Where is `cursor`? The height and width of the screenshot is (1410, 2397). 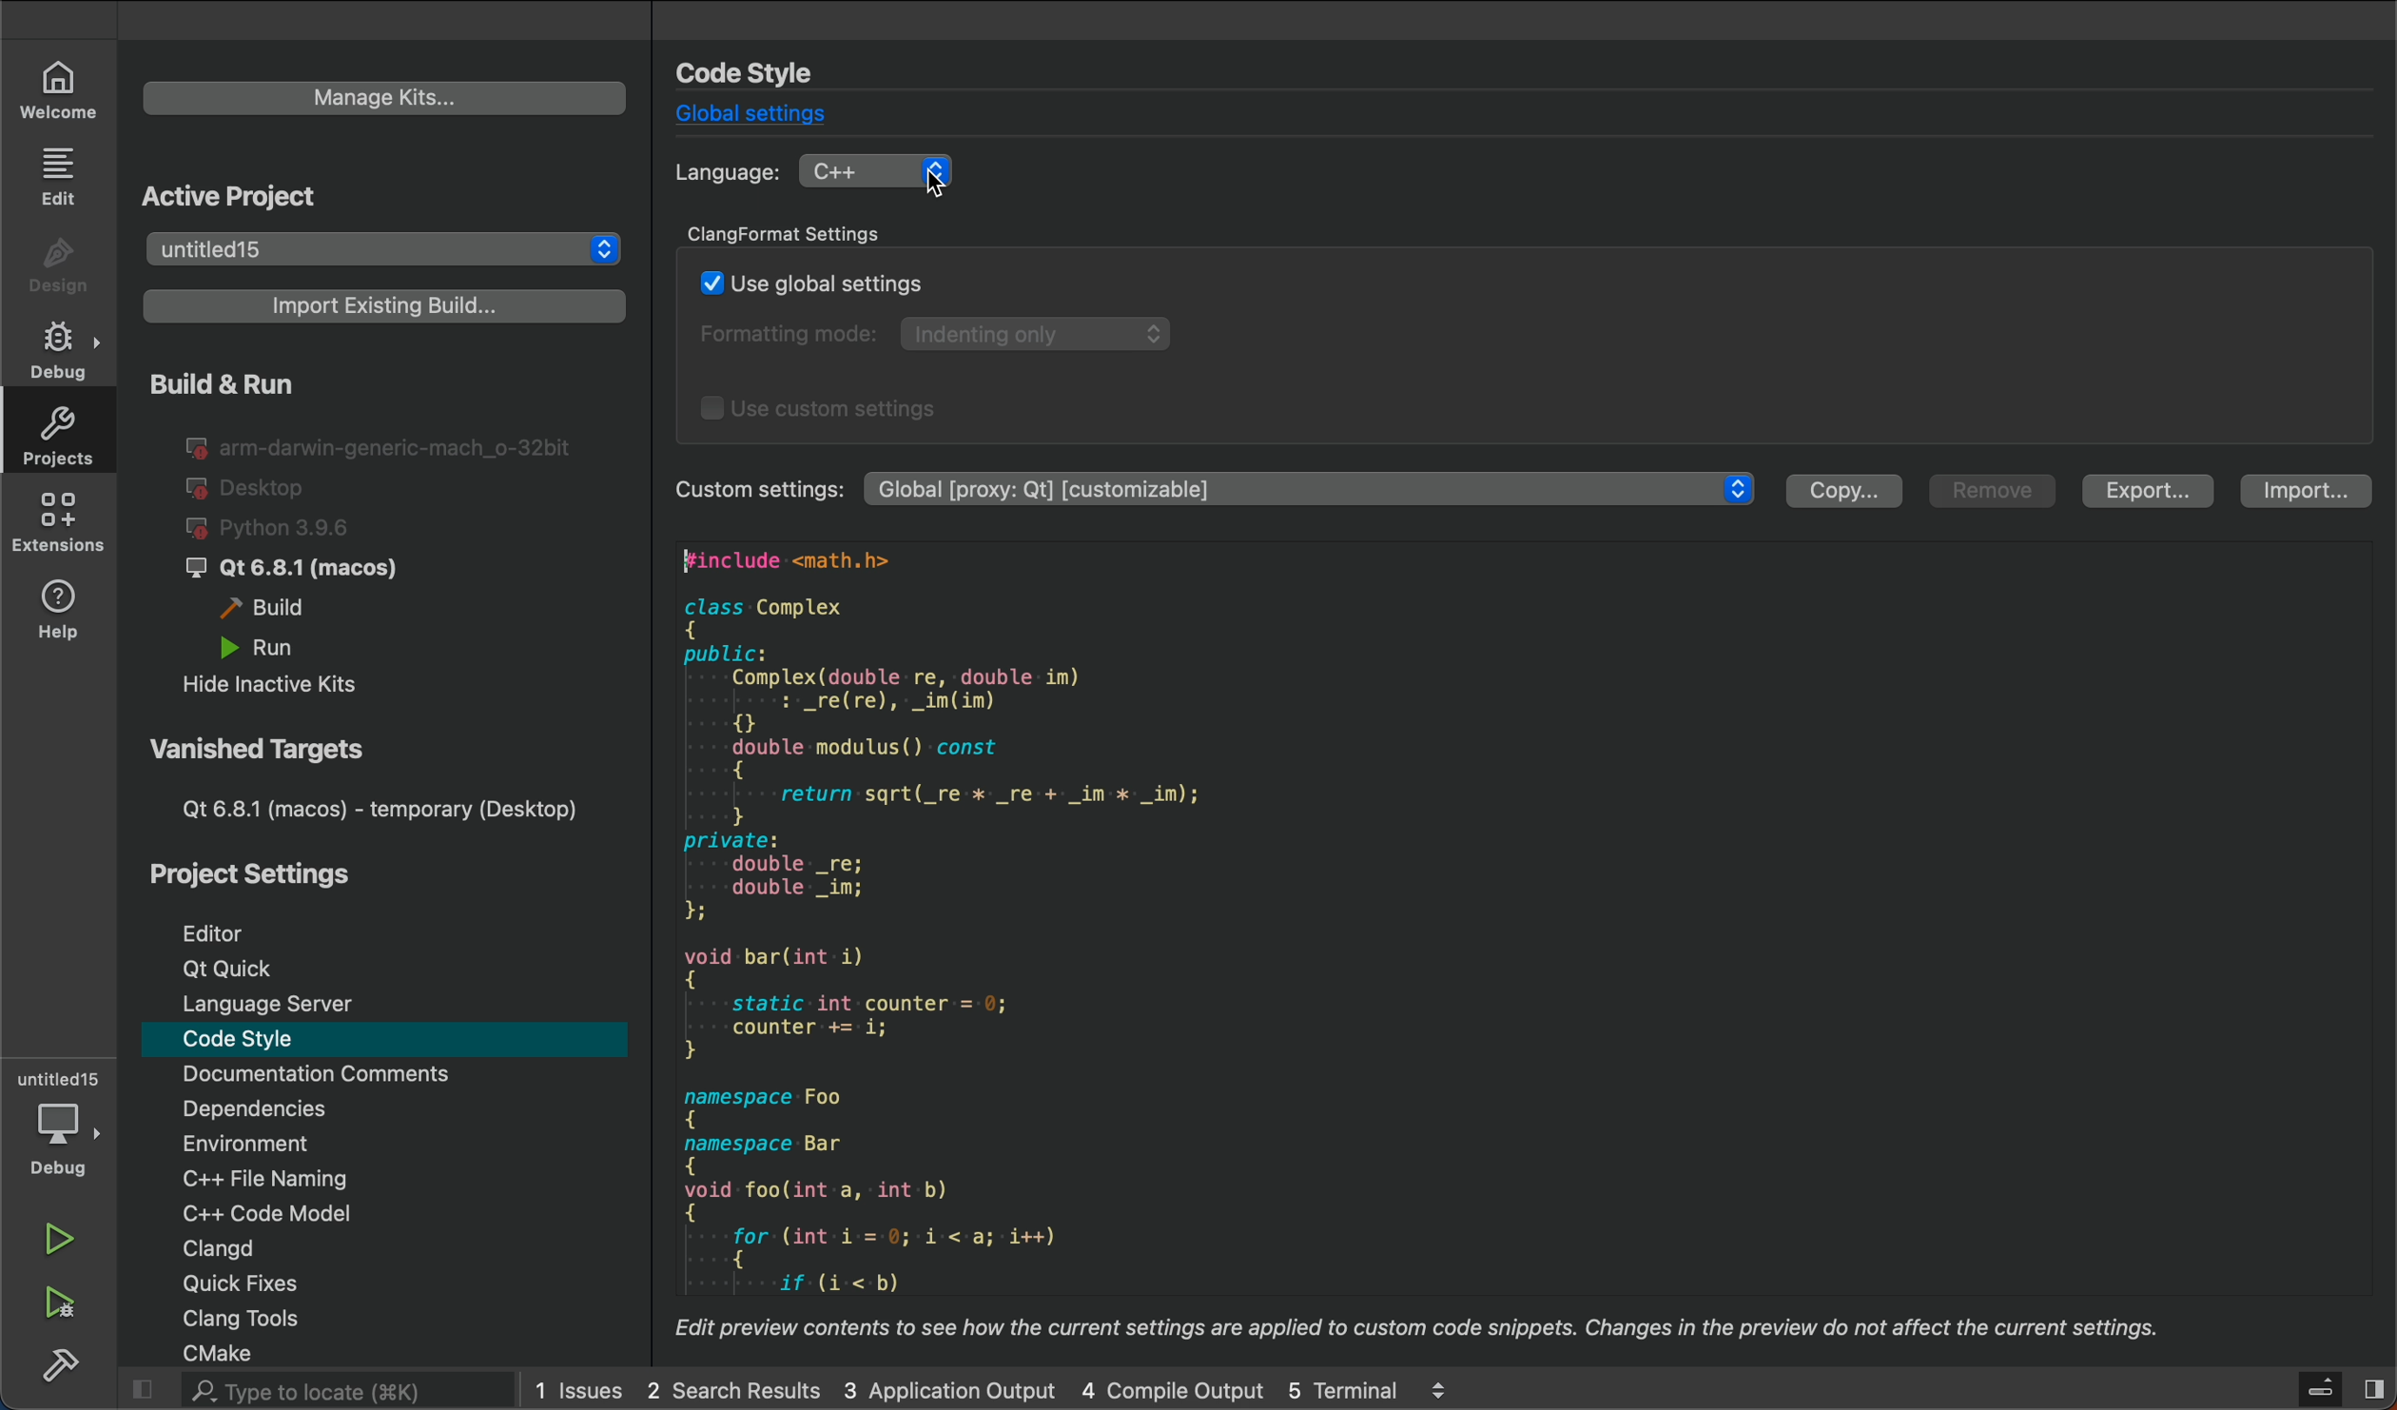 cursor is located at coordinates (939, 187).